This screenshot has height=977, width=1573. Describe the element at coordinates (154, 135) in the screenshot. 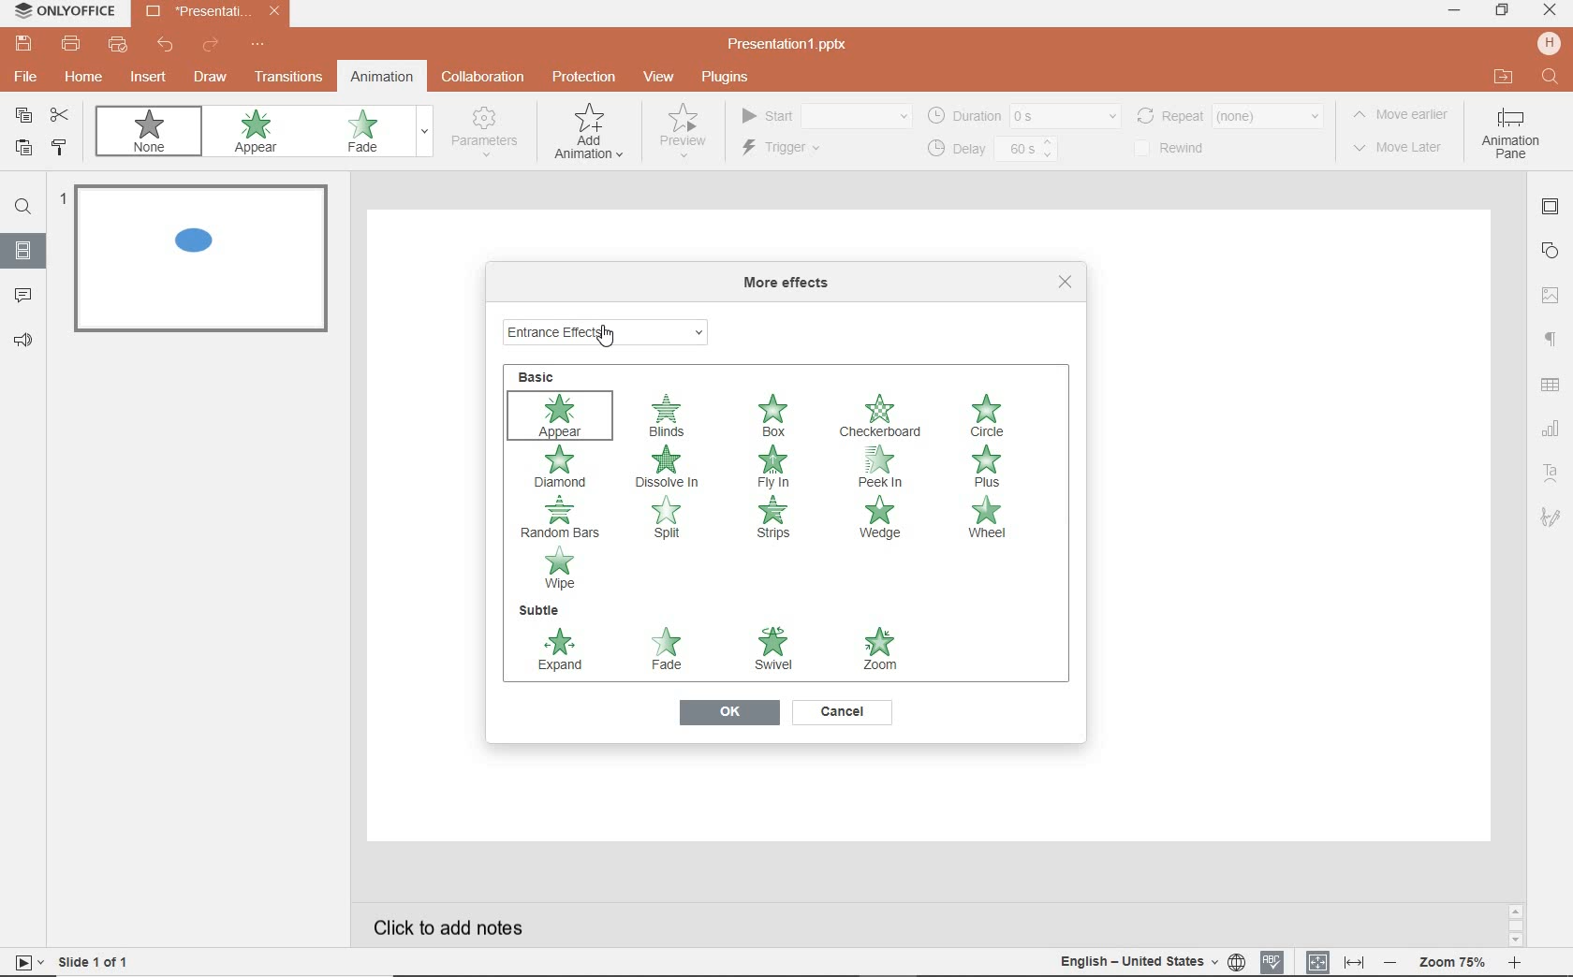

I see `none` at that location.